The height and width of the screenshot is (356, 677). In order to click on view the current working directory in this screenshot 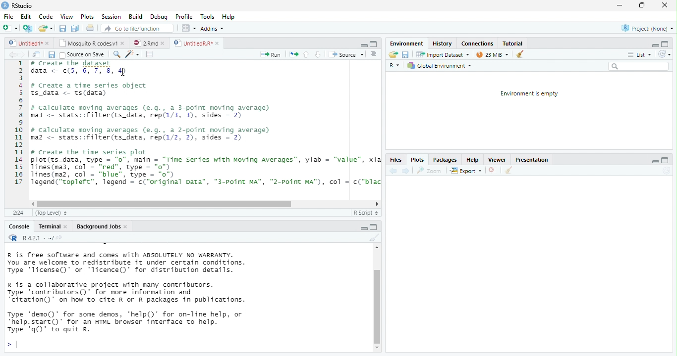, I will do `click(59, 237)`.